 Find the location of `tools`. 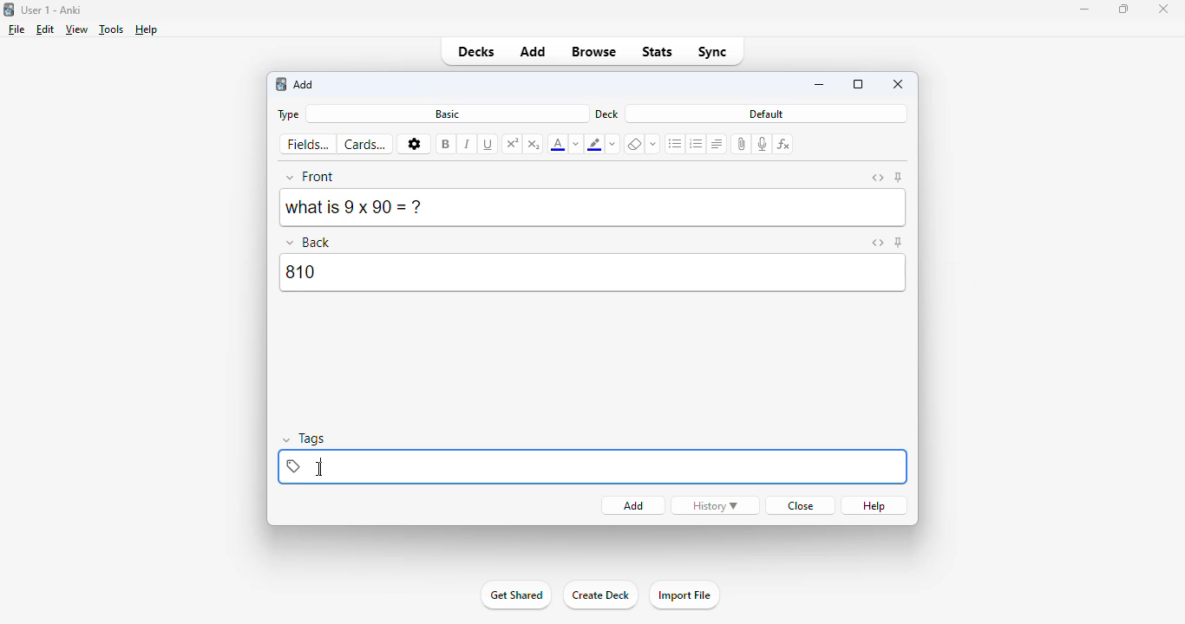

tools is located at coordinates (112, 29).